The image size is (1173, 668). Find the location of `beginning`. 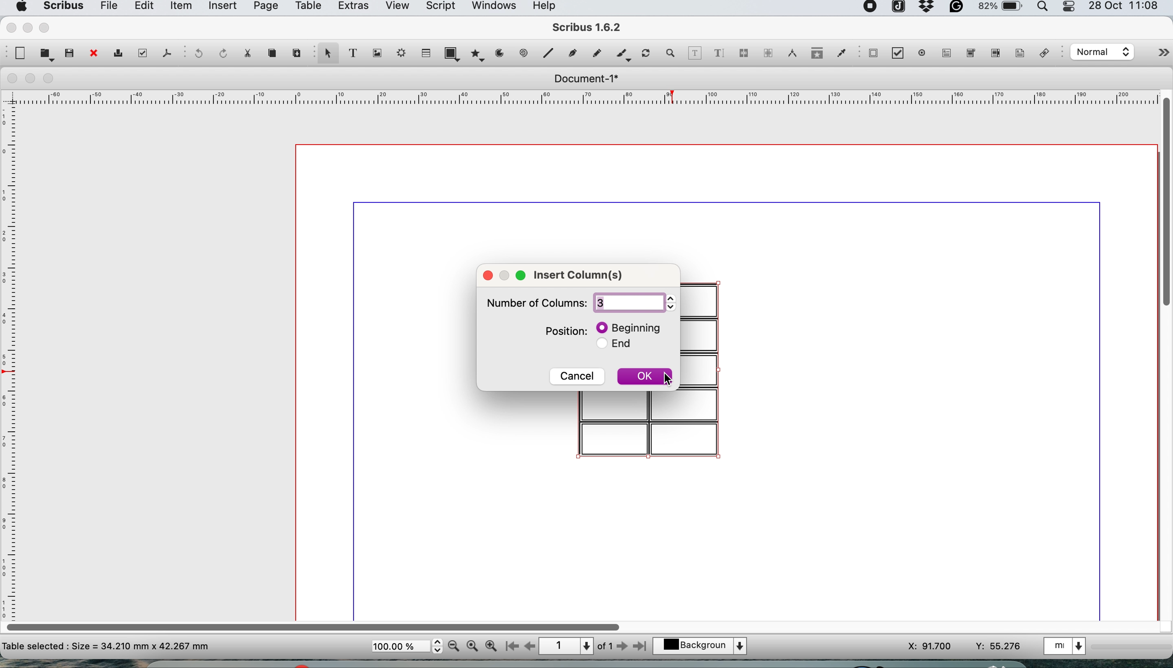

beginning is located at coordinates (623, 327).